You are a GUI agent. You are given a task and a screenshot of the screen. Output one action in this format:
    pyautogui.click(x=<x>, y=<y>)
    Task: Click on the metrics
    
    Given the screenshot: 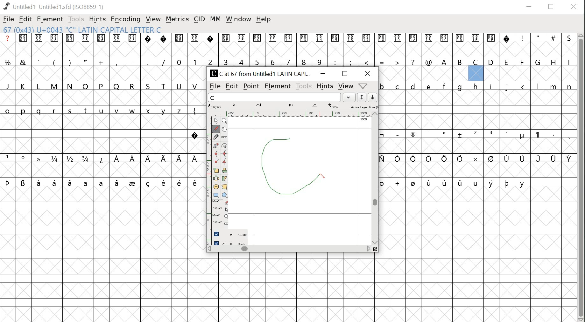 What is the action you would take?
    pyautogui.click(x=177, y=19)
    